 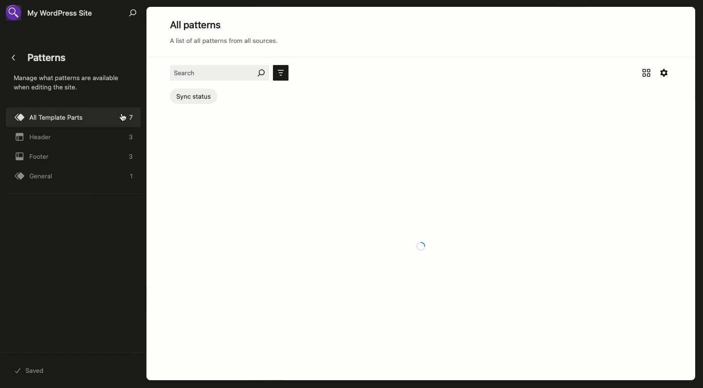 I want to click on General , so click(x=77, y=176).